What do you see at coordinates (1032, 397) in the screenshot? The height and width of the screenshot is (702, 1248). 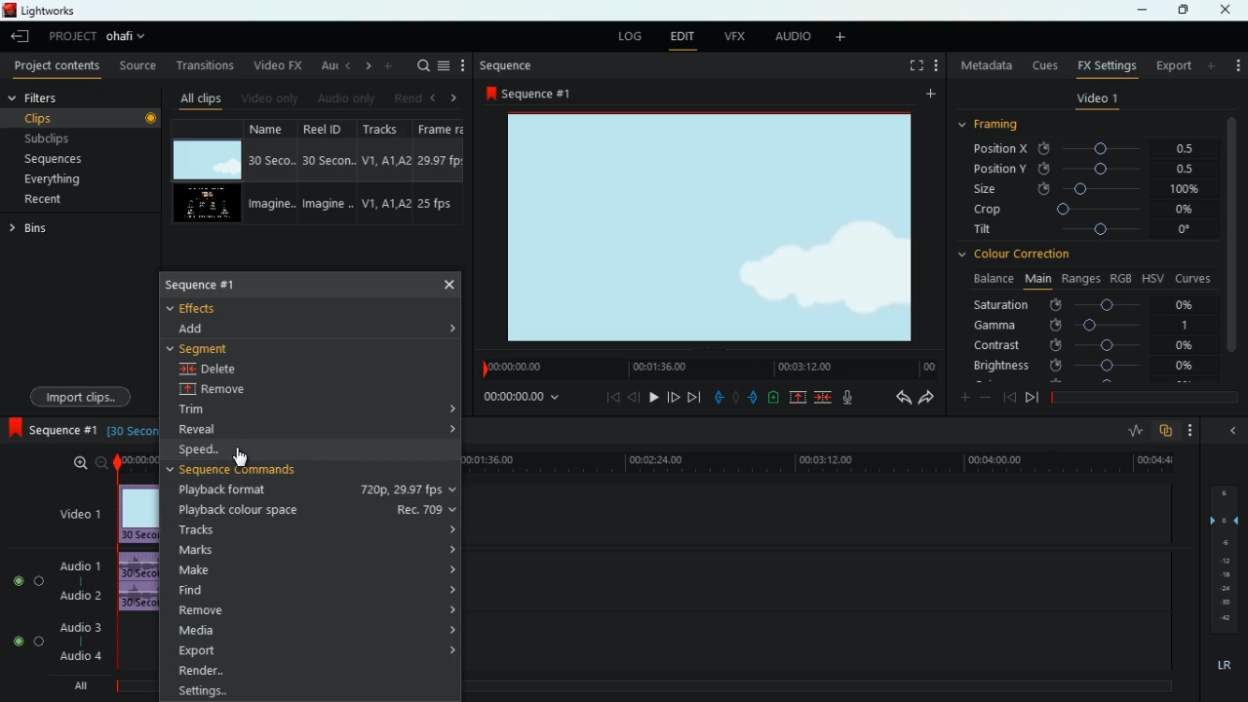 I see `end` at bounding box center [1032, 397].